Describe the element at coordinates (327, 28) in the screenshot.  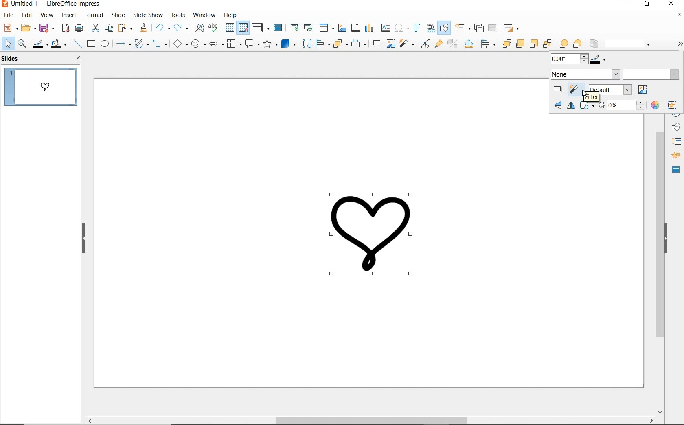
I see `insert table` at that location.